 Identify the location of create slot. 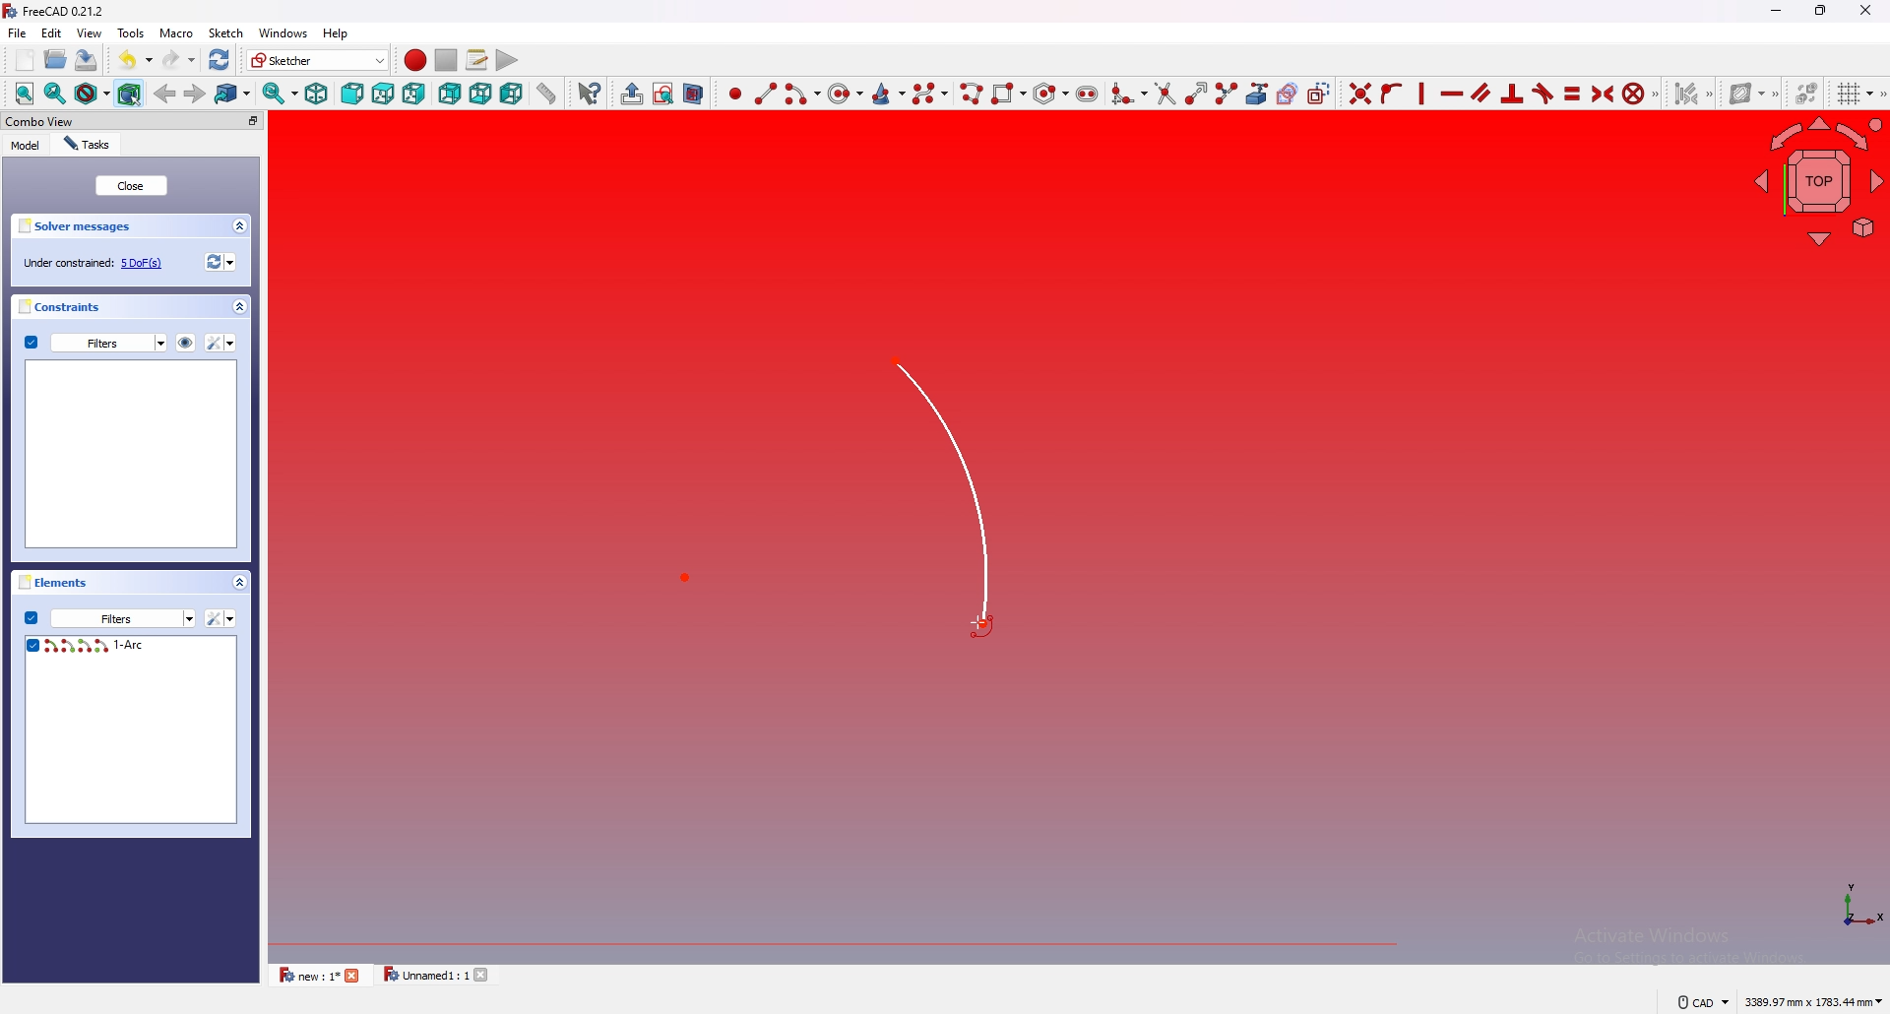
(1088, 94).